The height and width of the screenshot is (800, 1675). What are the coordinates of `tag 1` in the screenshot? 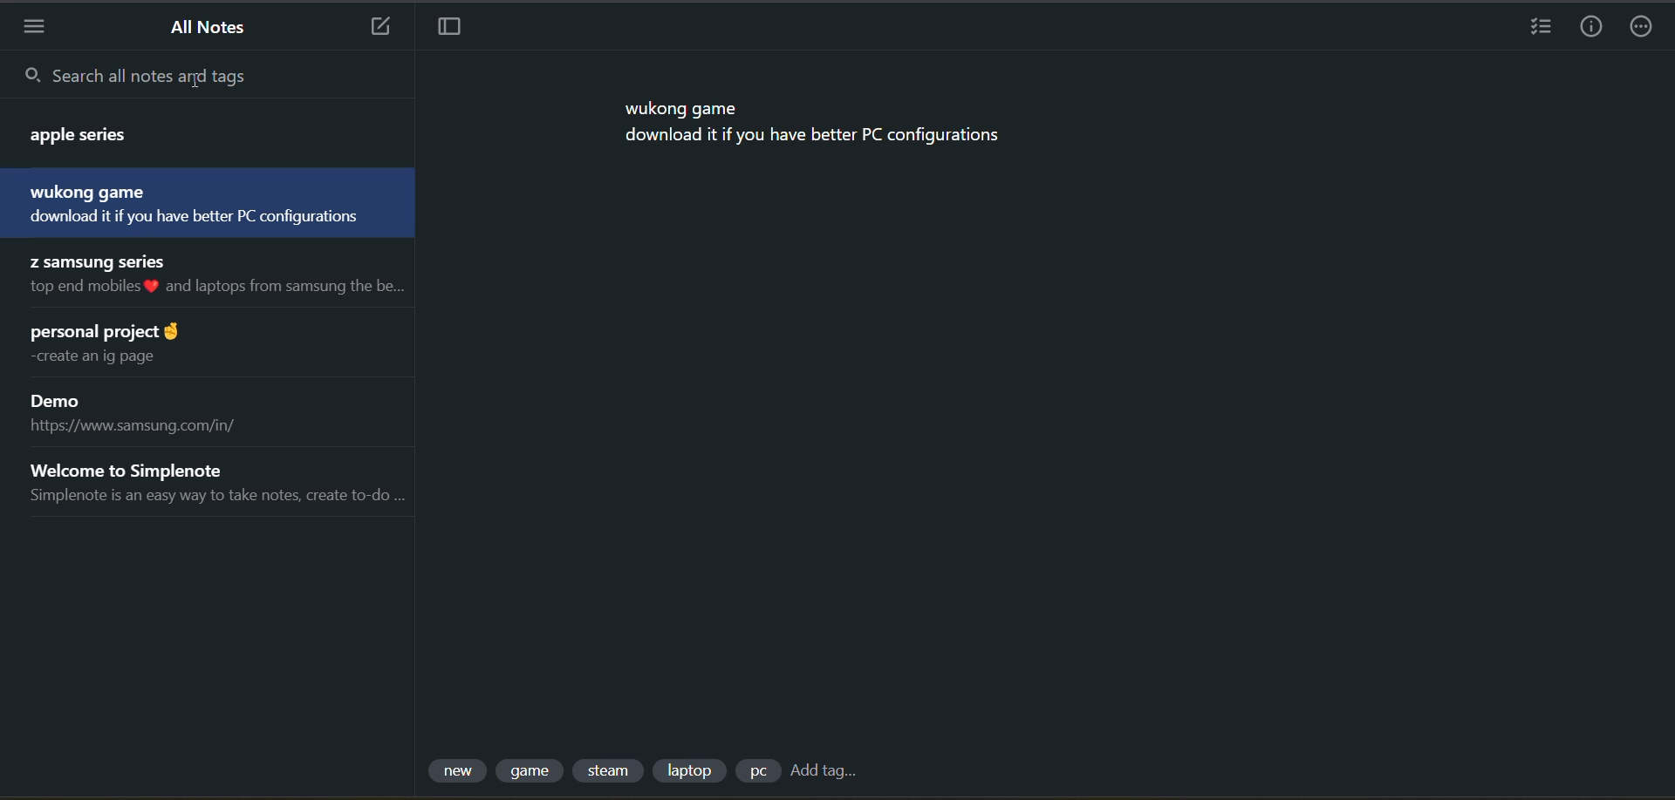 It's located at (455, 769).